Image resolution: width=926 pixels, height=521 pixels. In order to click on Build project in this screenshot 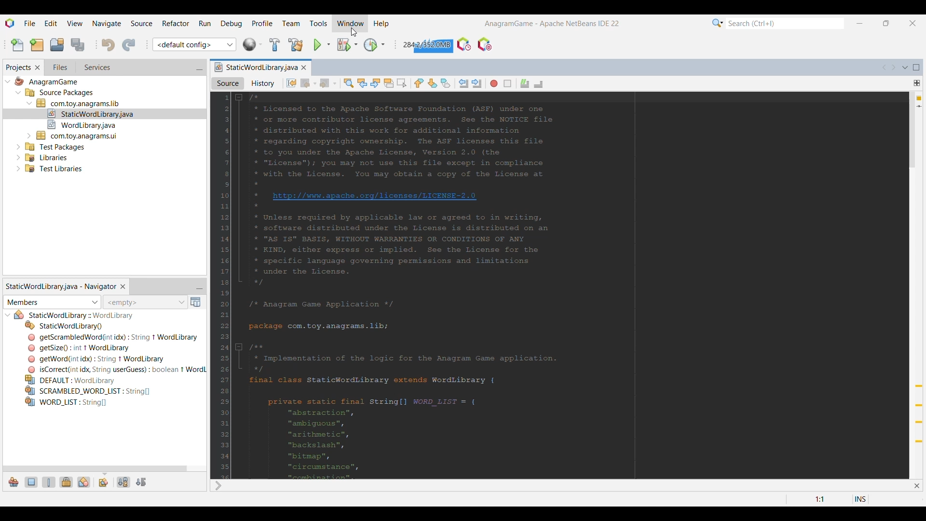, I will do `click(275, 44)`.